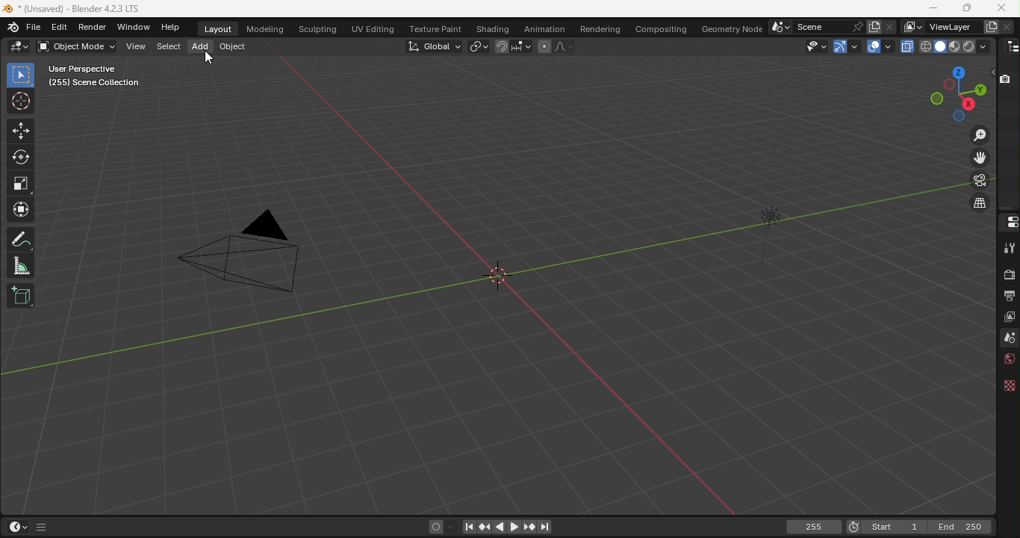 The width and height of the screenshot is (1020, 538). Describe the element at coordinates (199, 45) in the screenshot. I see `Add` at that location.